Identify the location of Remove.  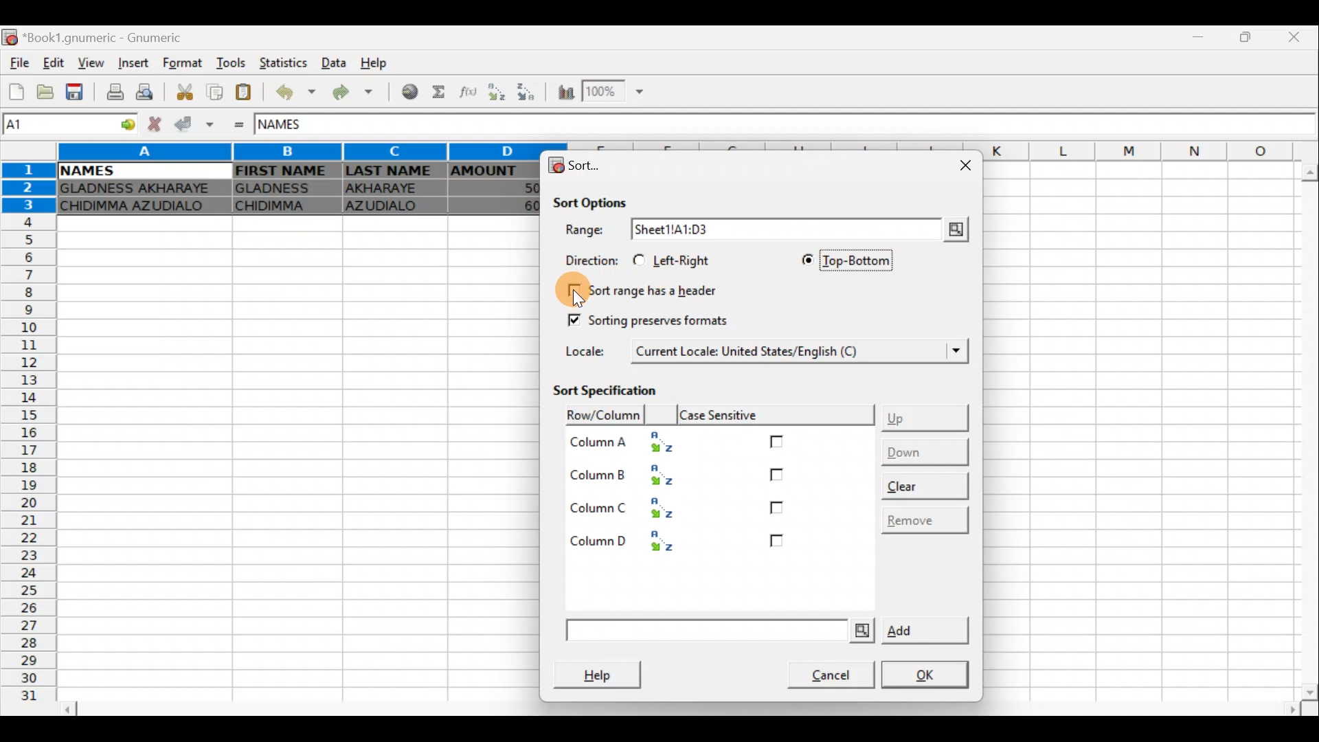
(922, 519).